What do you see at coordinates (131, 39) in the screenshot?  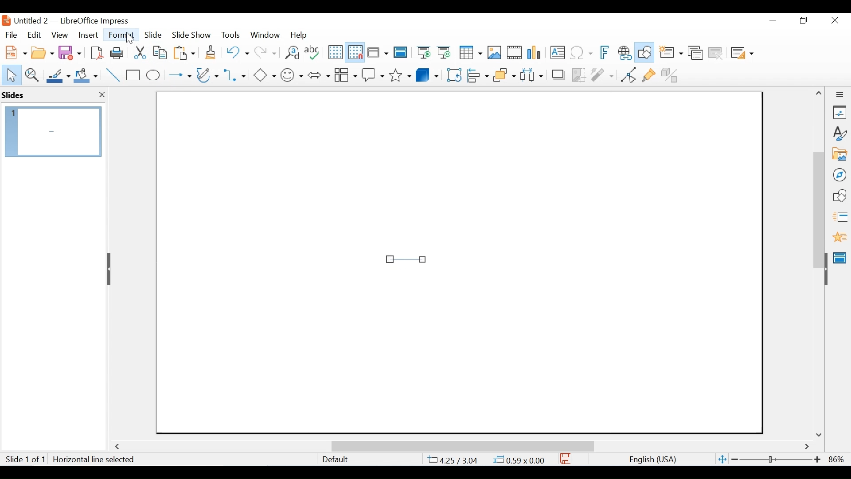 I see `Cursor` at bounding box center [131, 39].